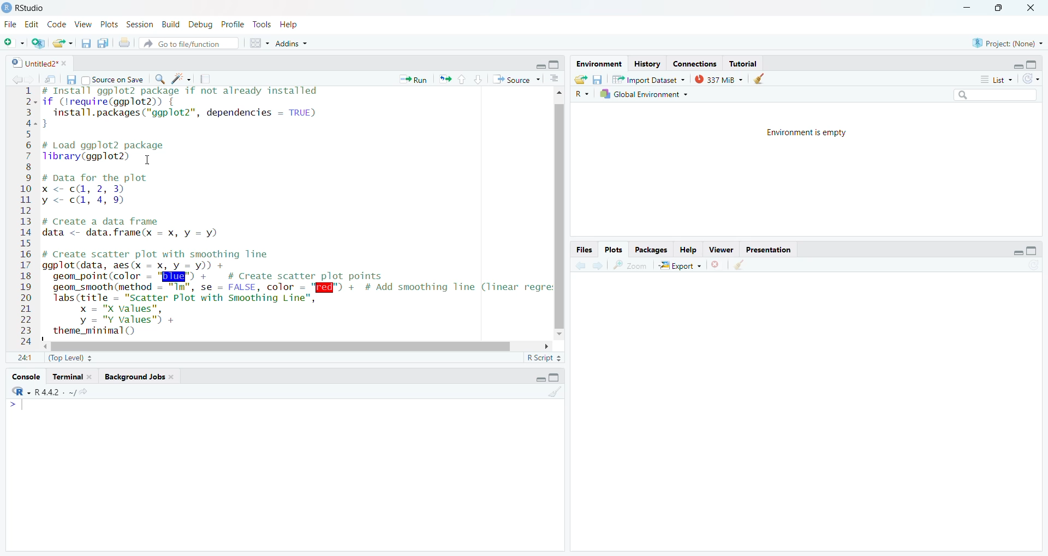 Image resolution: width=1048 pixels, height=556 pixels. I want to click on (Top Level) , so click(68, 358).